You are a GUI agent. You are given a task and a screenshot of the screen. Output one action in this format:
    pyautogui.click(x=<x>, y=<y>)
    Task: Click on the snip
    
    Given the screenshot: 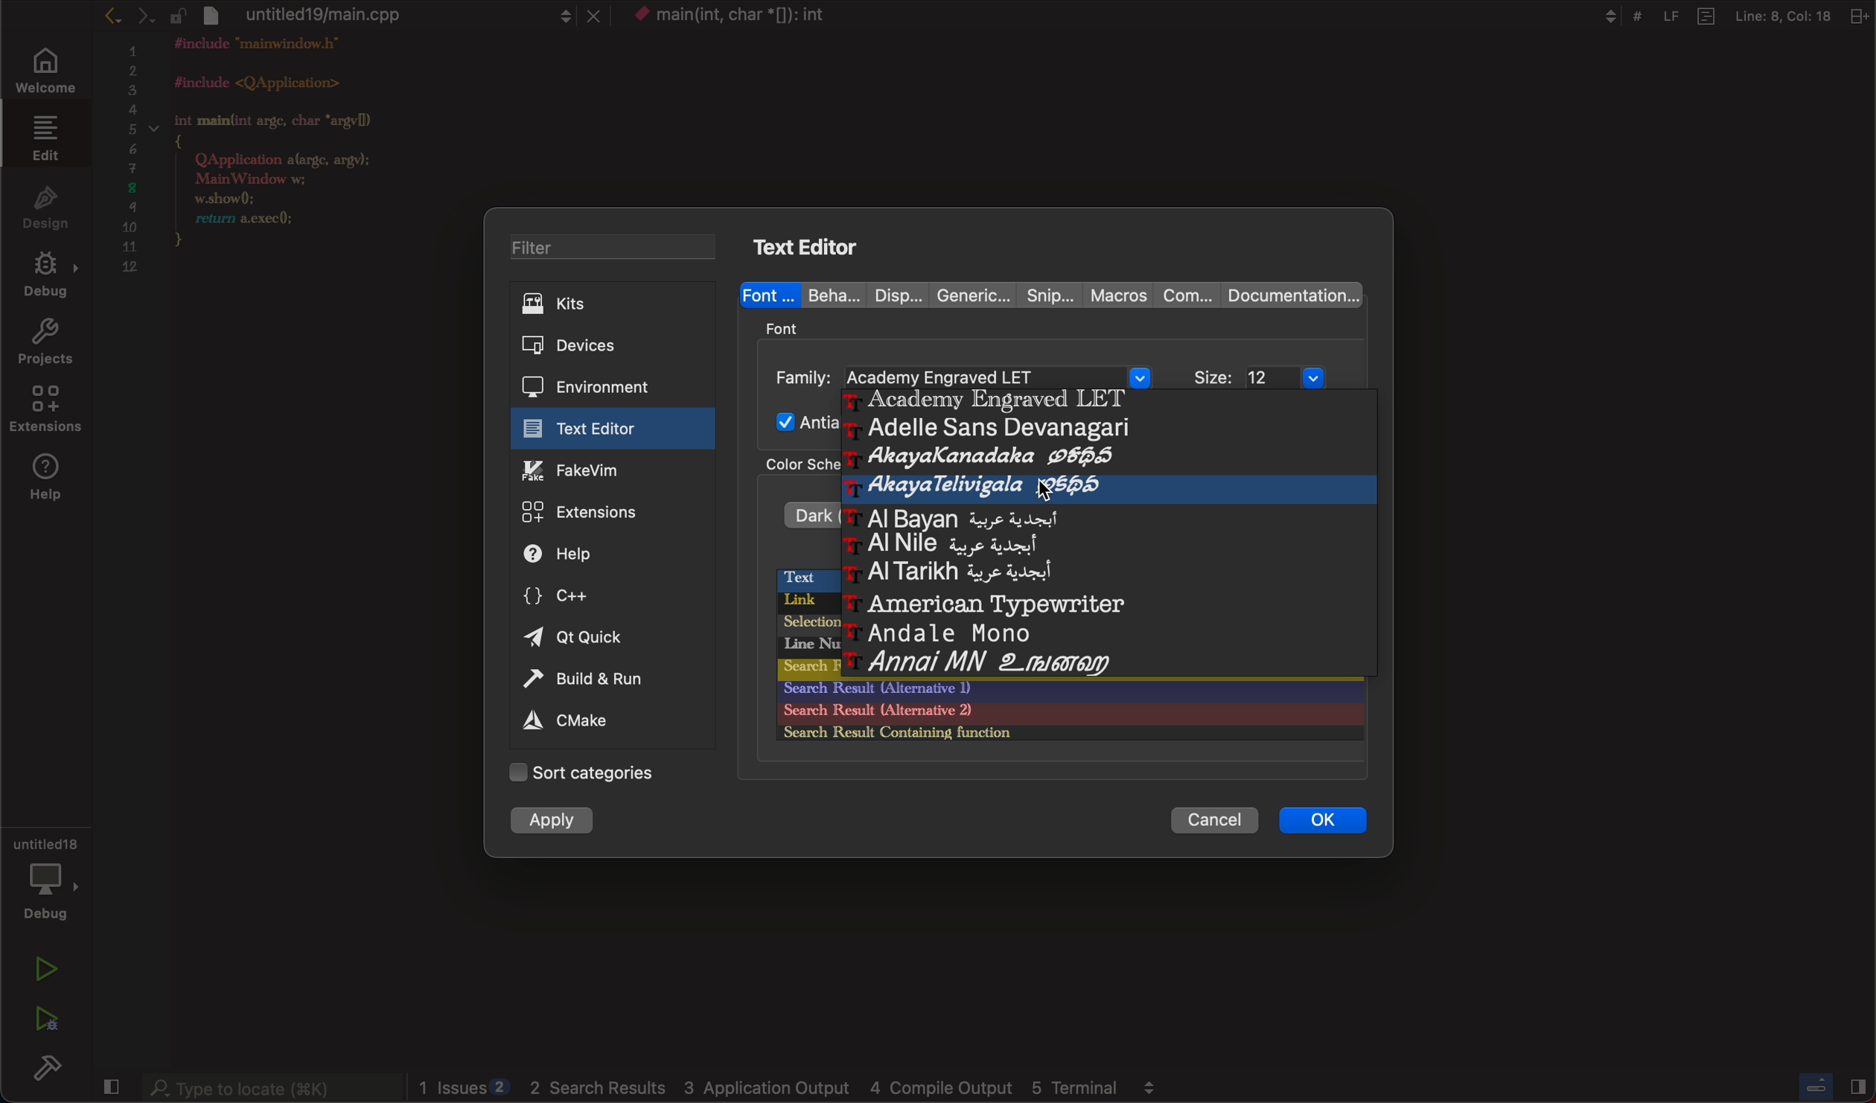 What is the action you would take?
    pyautogui.click(x=1046, y=292)
    